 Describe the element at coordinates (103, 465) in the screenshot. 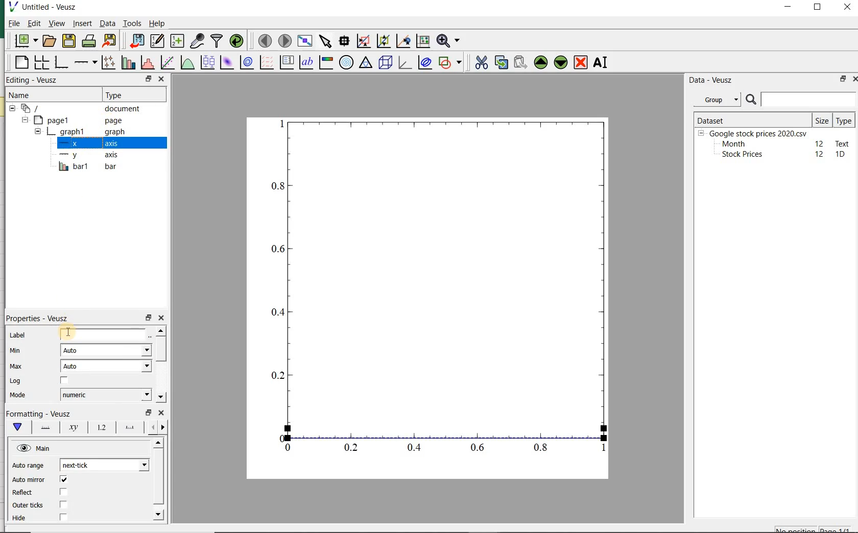

I see `next tick` at that location.